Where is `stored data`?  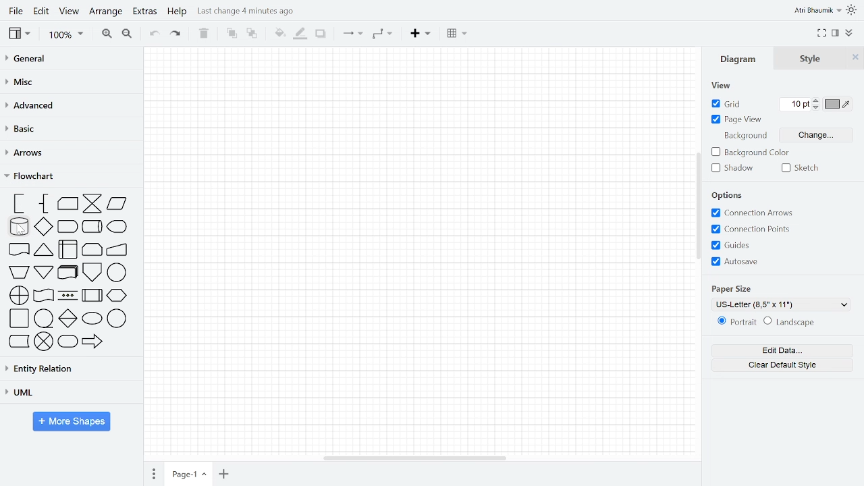 stored data is located at coordinates (18, 342).